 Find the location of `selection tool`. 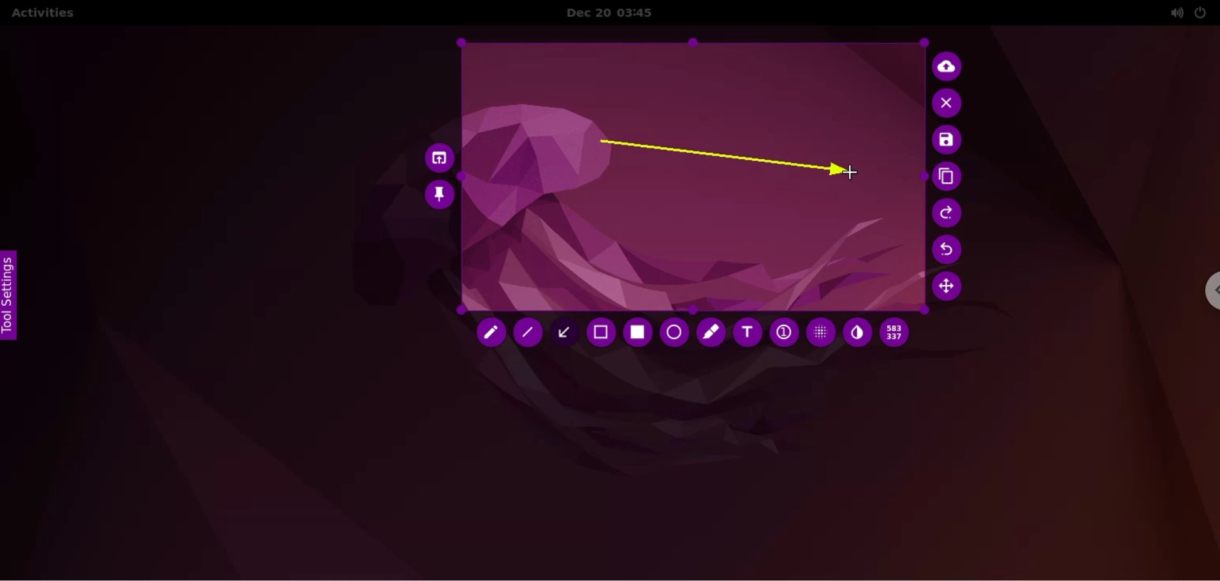

selection tool is located at coordinates (603, 334).